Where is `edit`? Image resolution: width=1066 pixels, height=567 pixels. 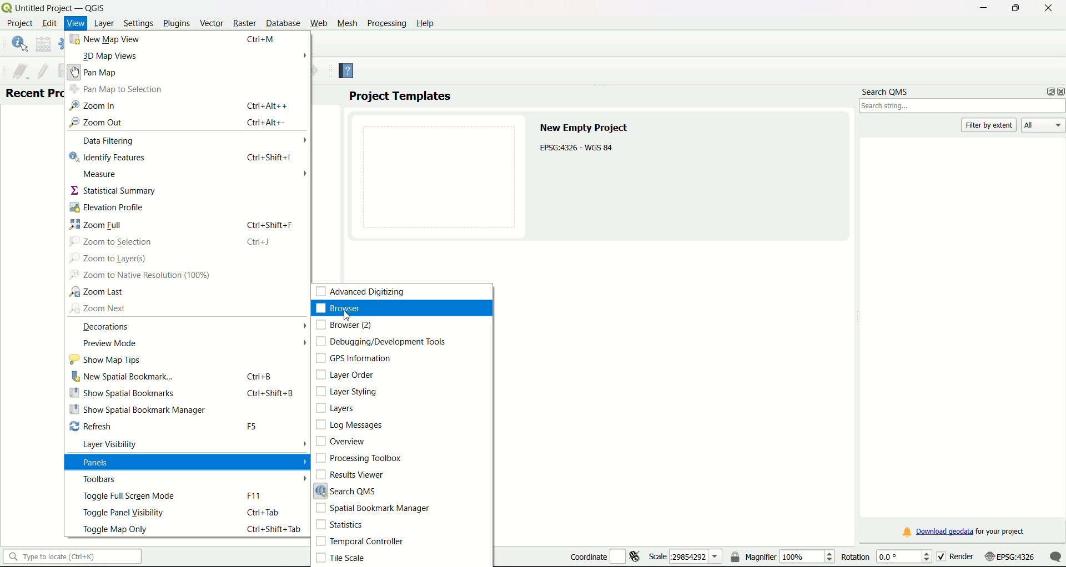 edit is located at coordinates (49, 23).